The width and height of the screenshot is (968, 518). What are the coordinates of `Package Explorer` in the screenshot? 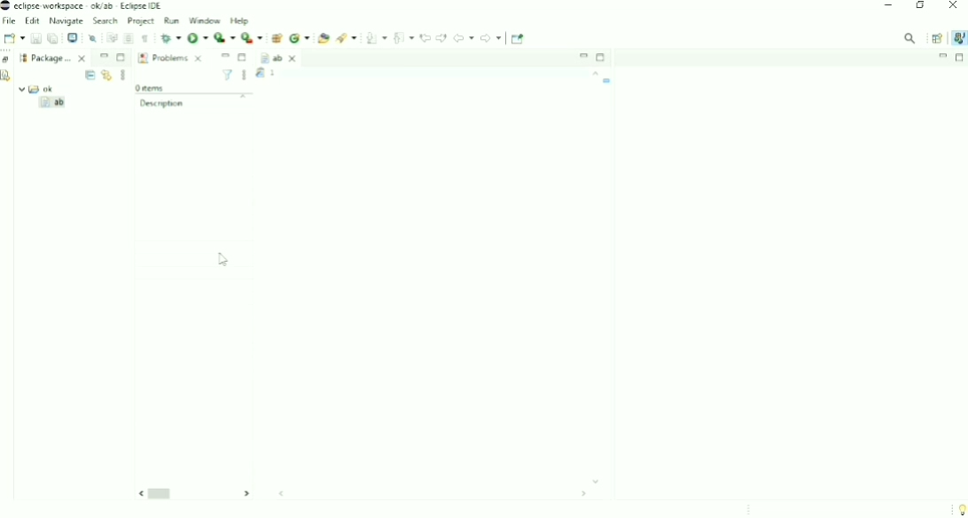 It's located at (60, 58).